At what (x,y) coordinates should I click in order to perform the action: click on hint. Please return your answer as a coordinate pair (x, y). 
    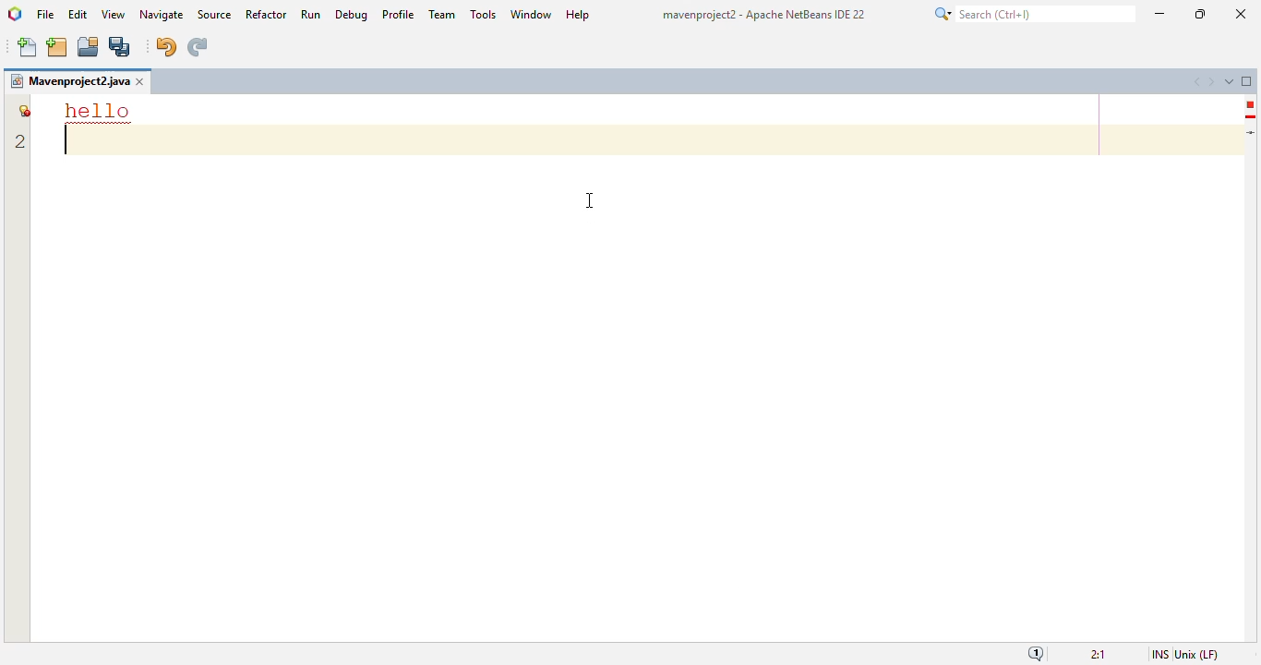
    Looking at the image, I should click on (1251, 117).